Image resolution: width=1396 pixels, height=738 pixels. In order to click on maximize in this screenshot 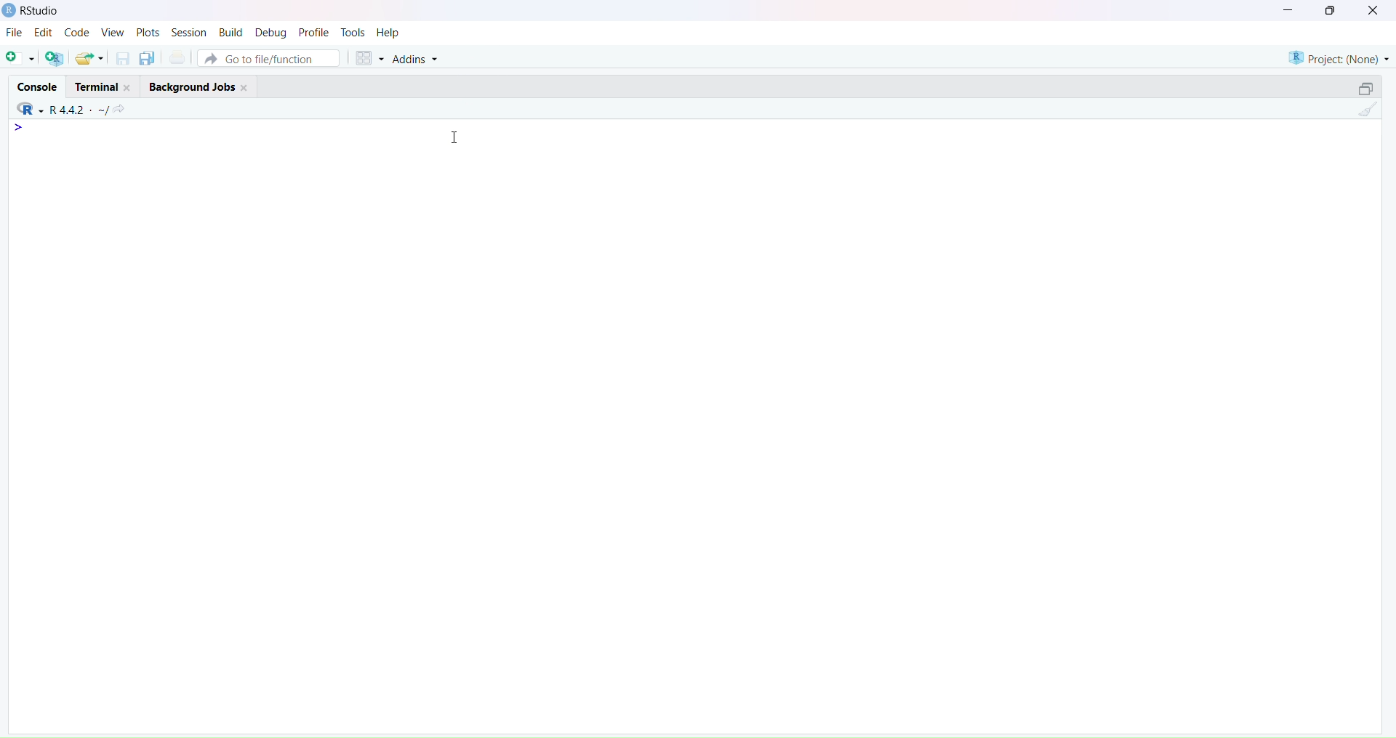, I will do `click(1329, 12)`.